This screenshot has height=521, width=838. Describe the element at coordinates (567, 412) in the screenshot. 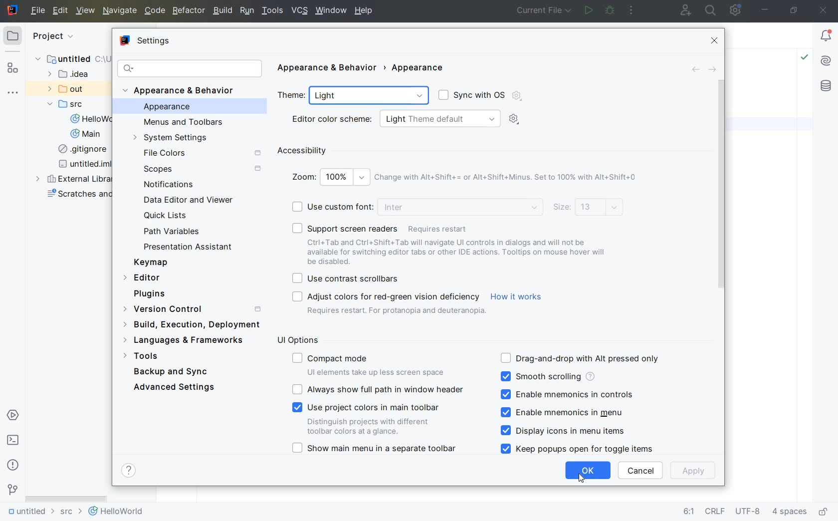

I see `enable mnemonics in menu(checked)` at that location.